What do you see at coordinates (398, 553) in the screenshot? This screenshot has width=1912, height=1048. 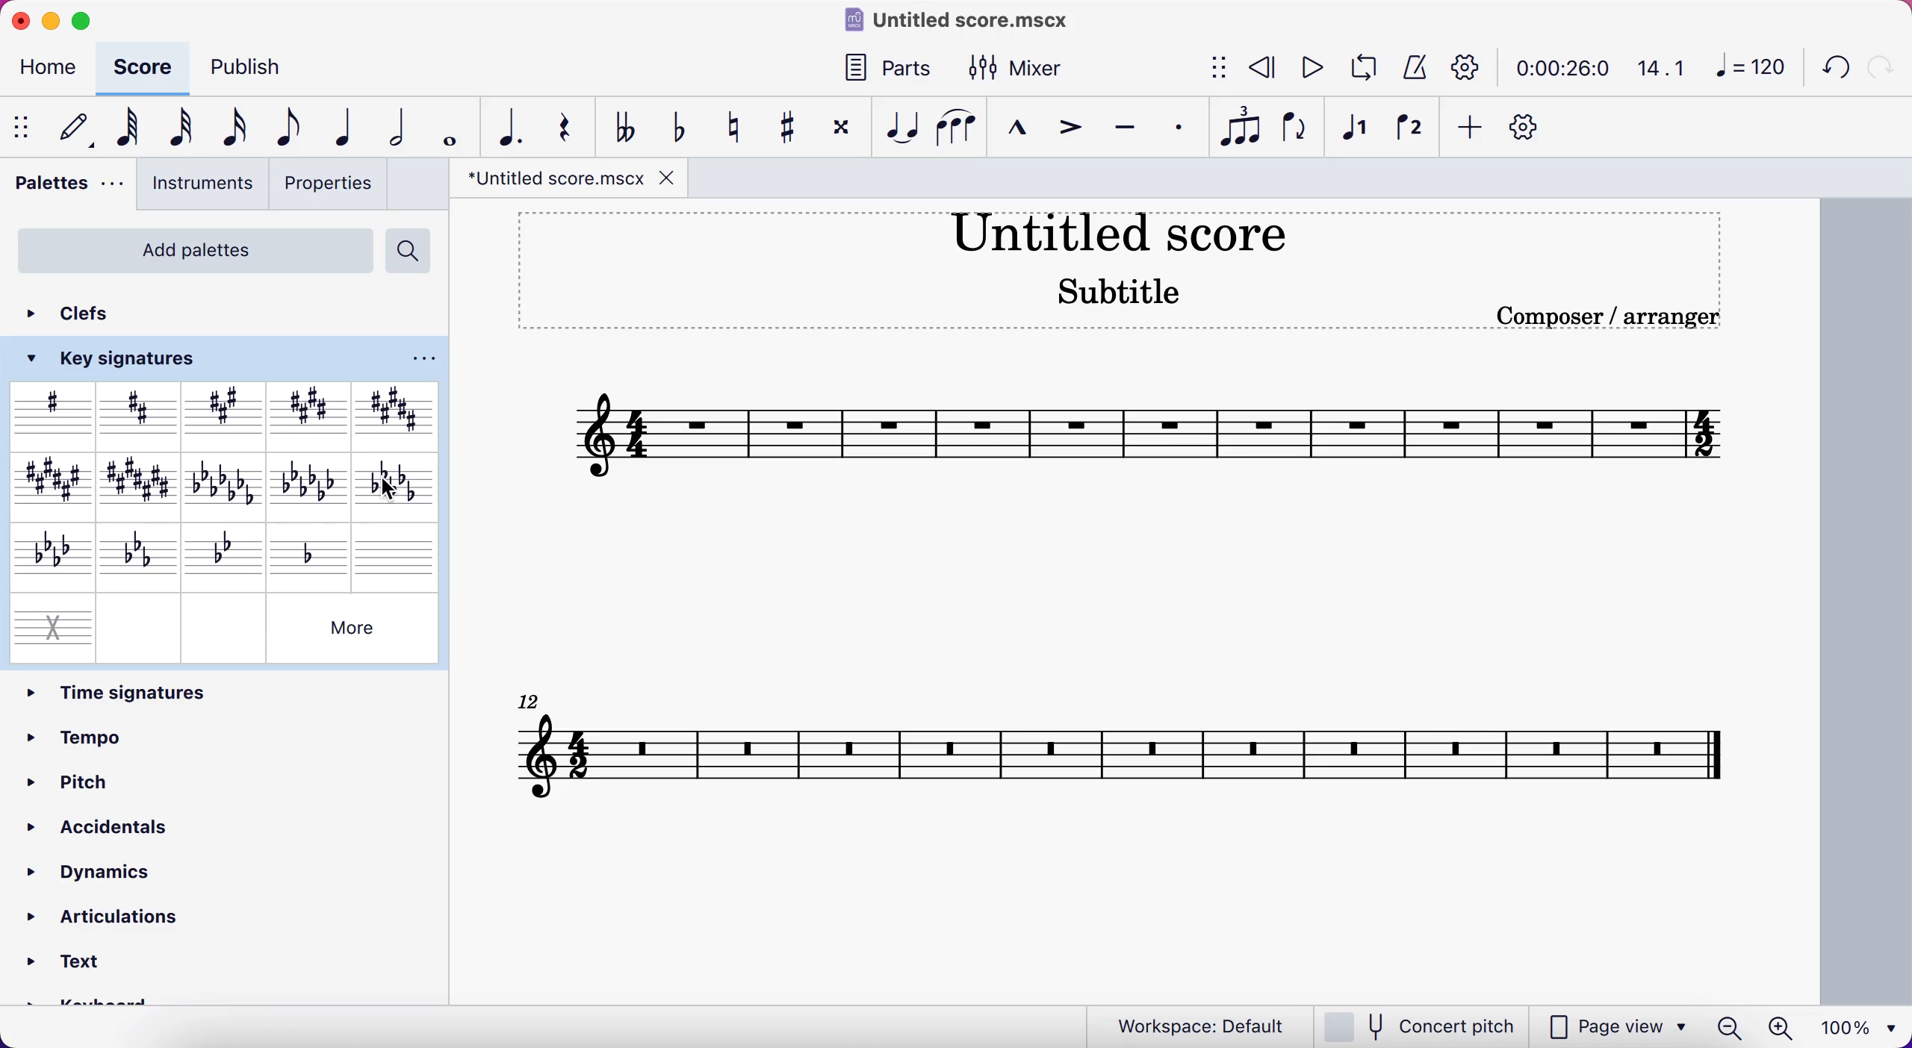 I see `blank` at bounding box center [398, 553].